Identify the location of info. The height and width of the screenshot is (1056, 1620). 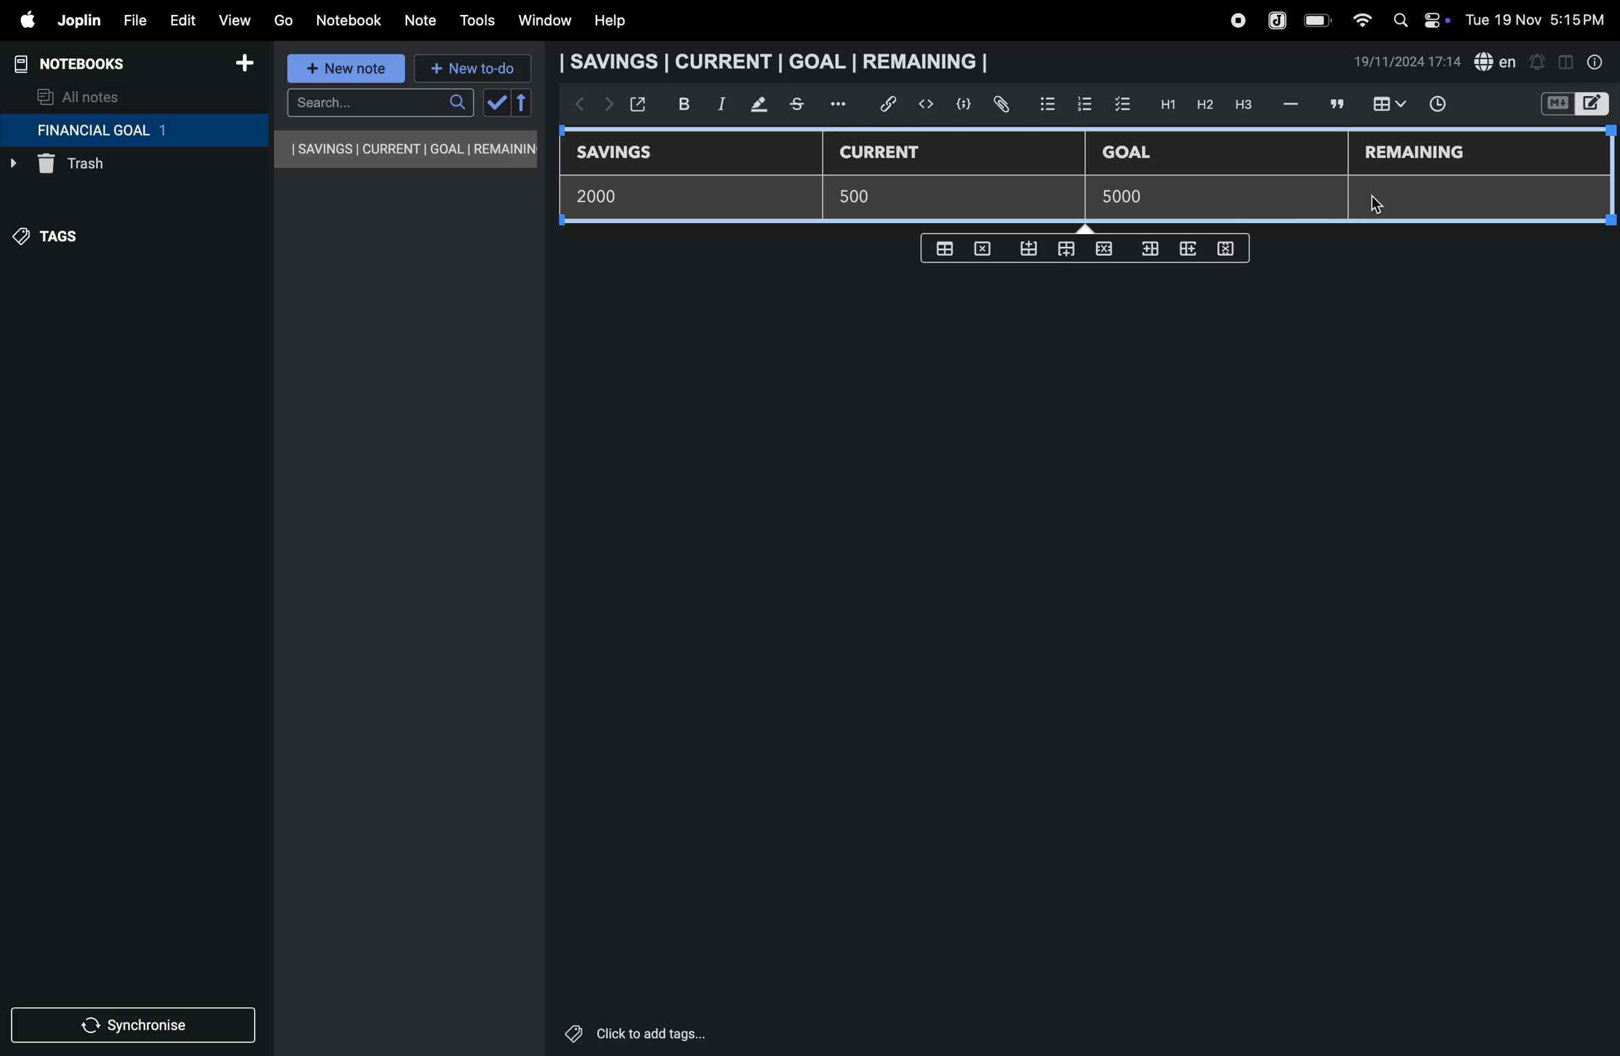
(1596, 62).